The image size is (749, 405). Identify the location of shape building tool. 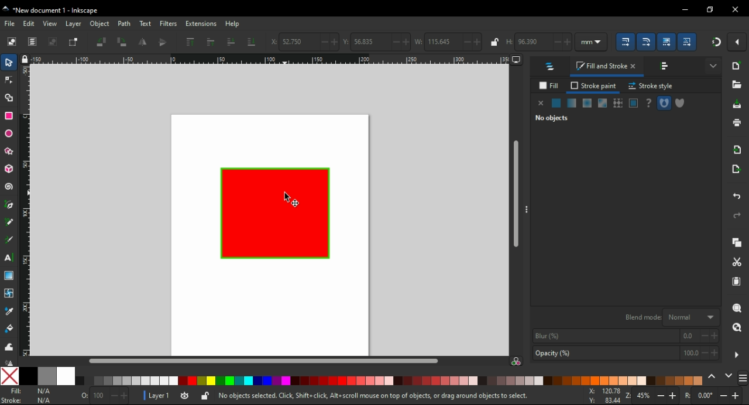
(9, 97).